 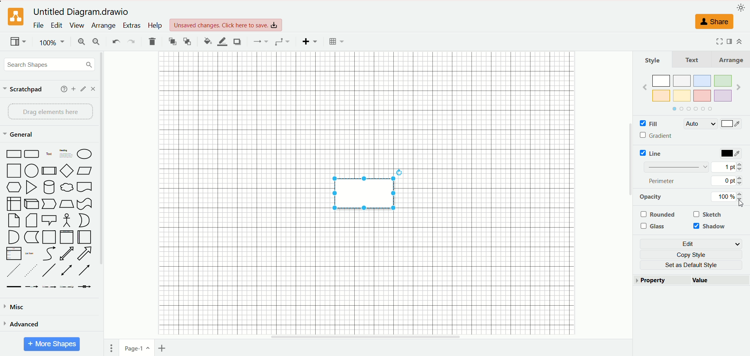 What do you see at coordinates (20, 135) in the screenshot?
I see `general` at bounding box center [20, 135].